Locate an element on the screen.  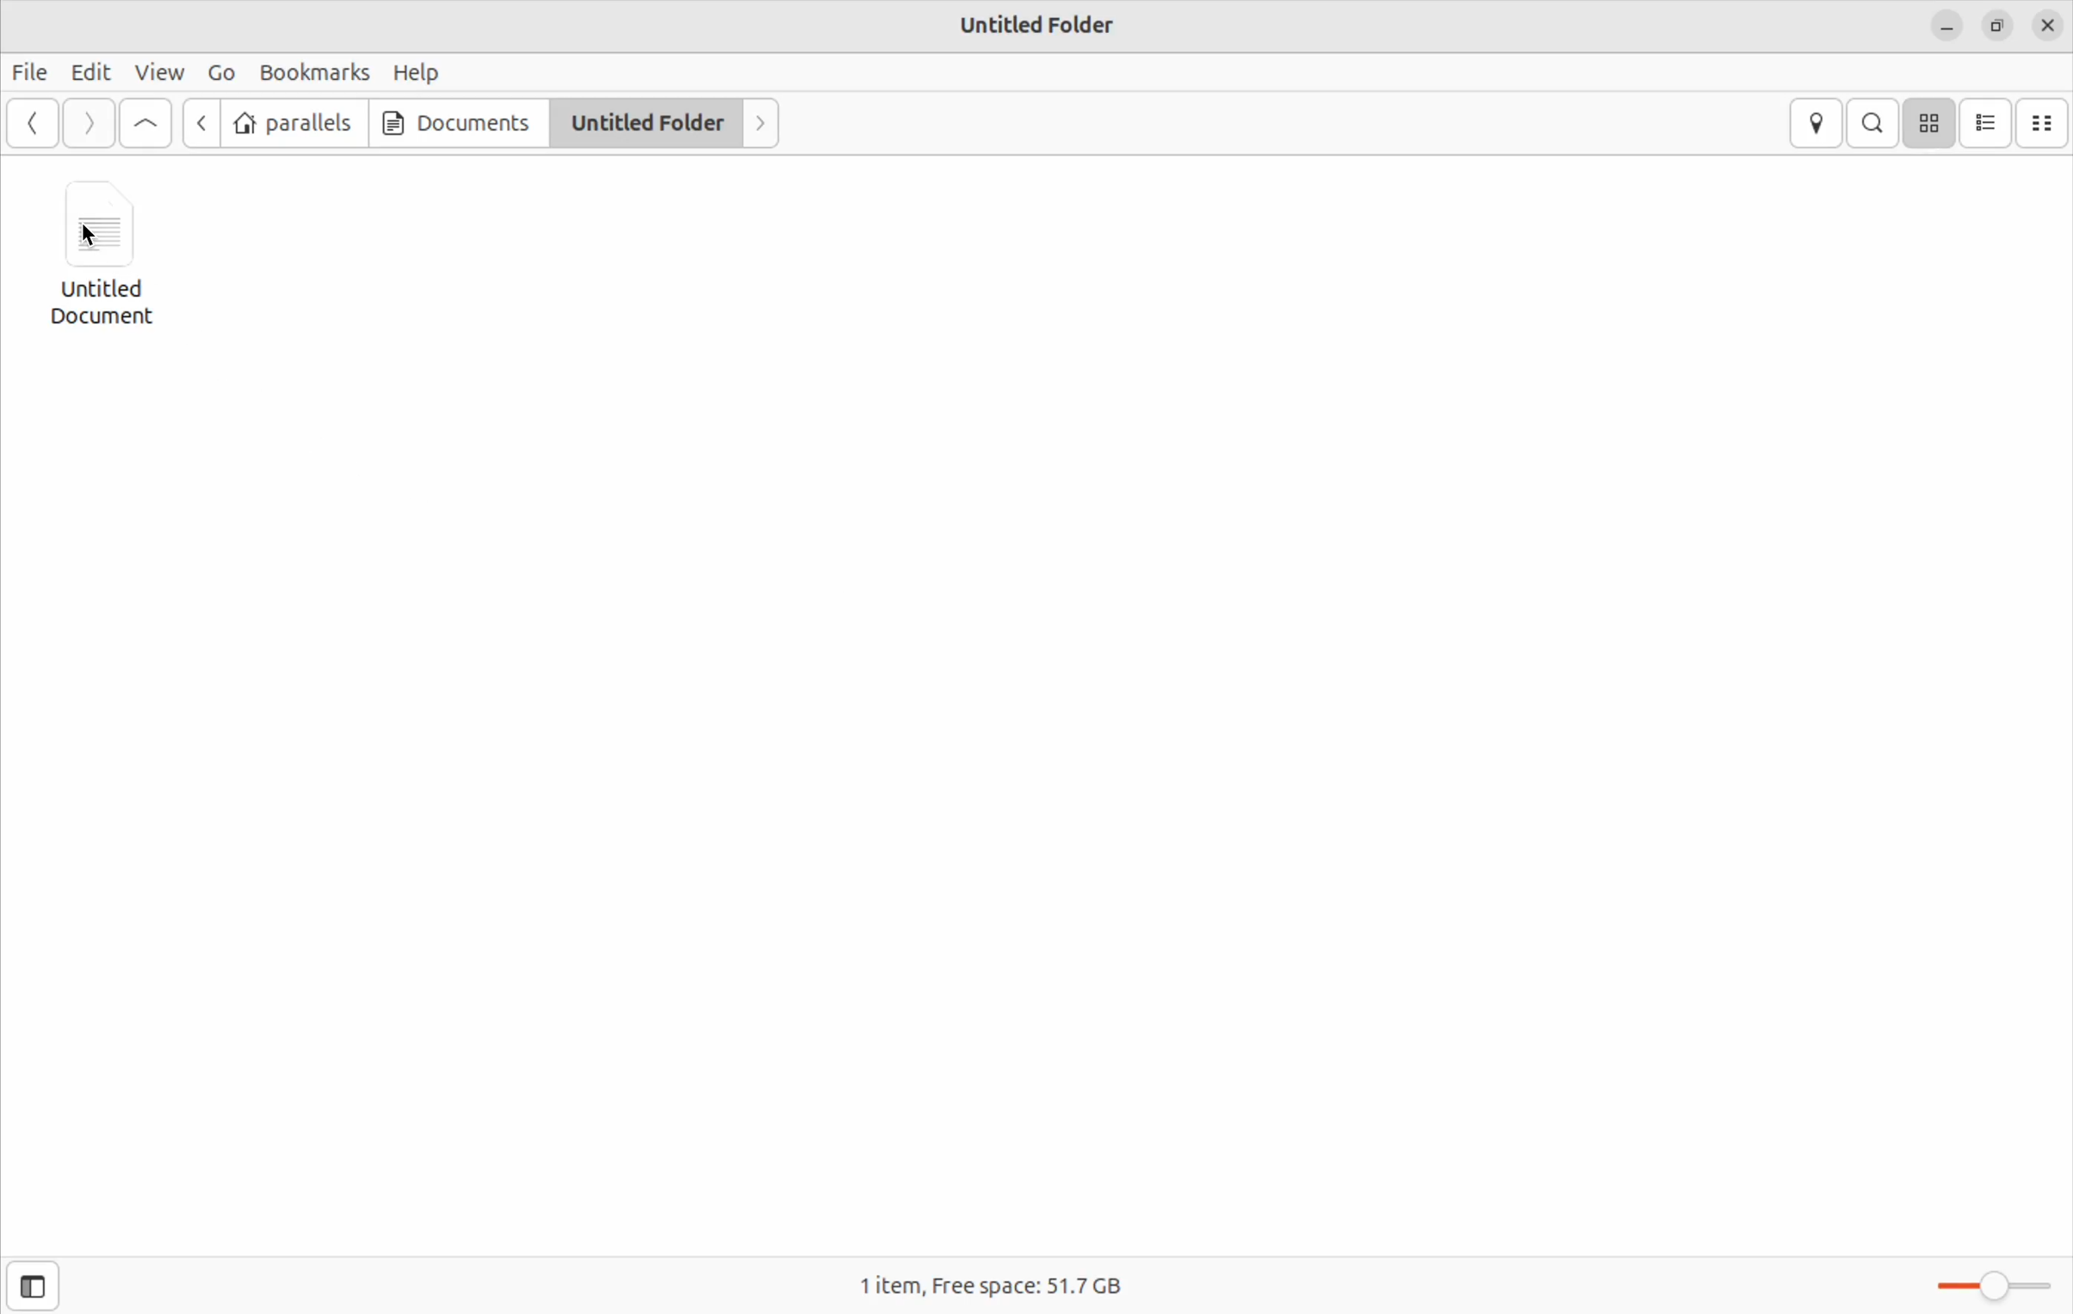
View is located at coordinates (158, 72).